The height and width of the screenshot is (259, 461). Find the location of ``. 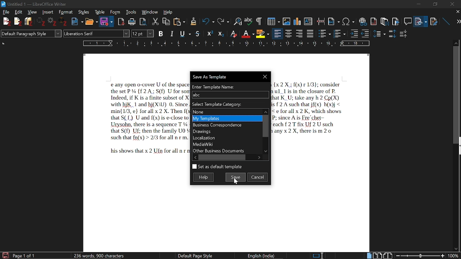

 is located at coordinates (221, 33).